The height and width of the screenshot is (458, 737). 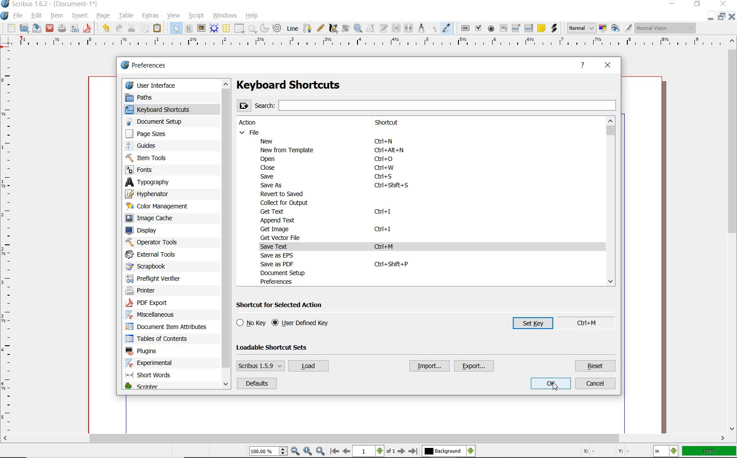 What do you see at coordinates (393, 186) in the screenshot?
I see `Ctrl + Shift + S` at bounding box center [393, 186].